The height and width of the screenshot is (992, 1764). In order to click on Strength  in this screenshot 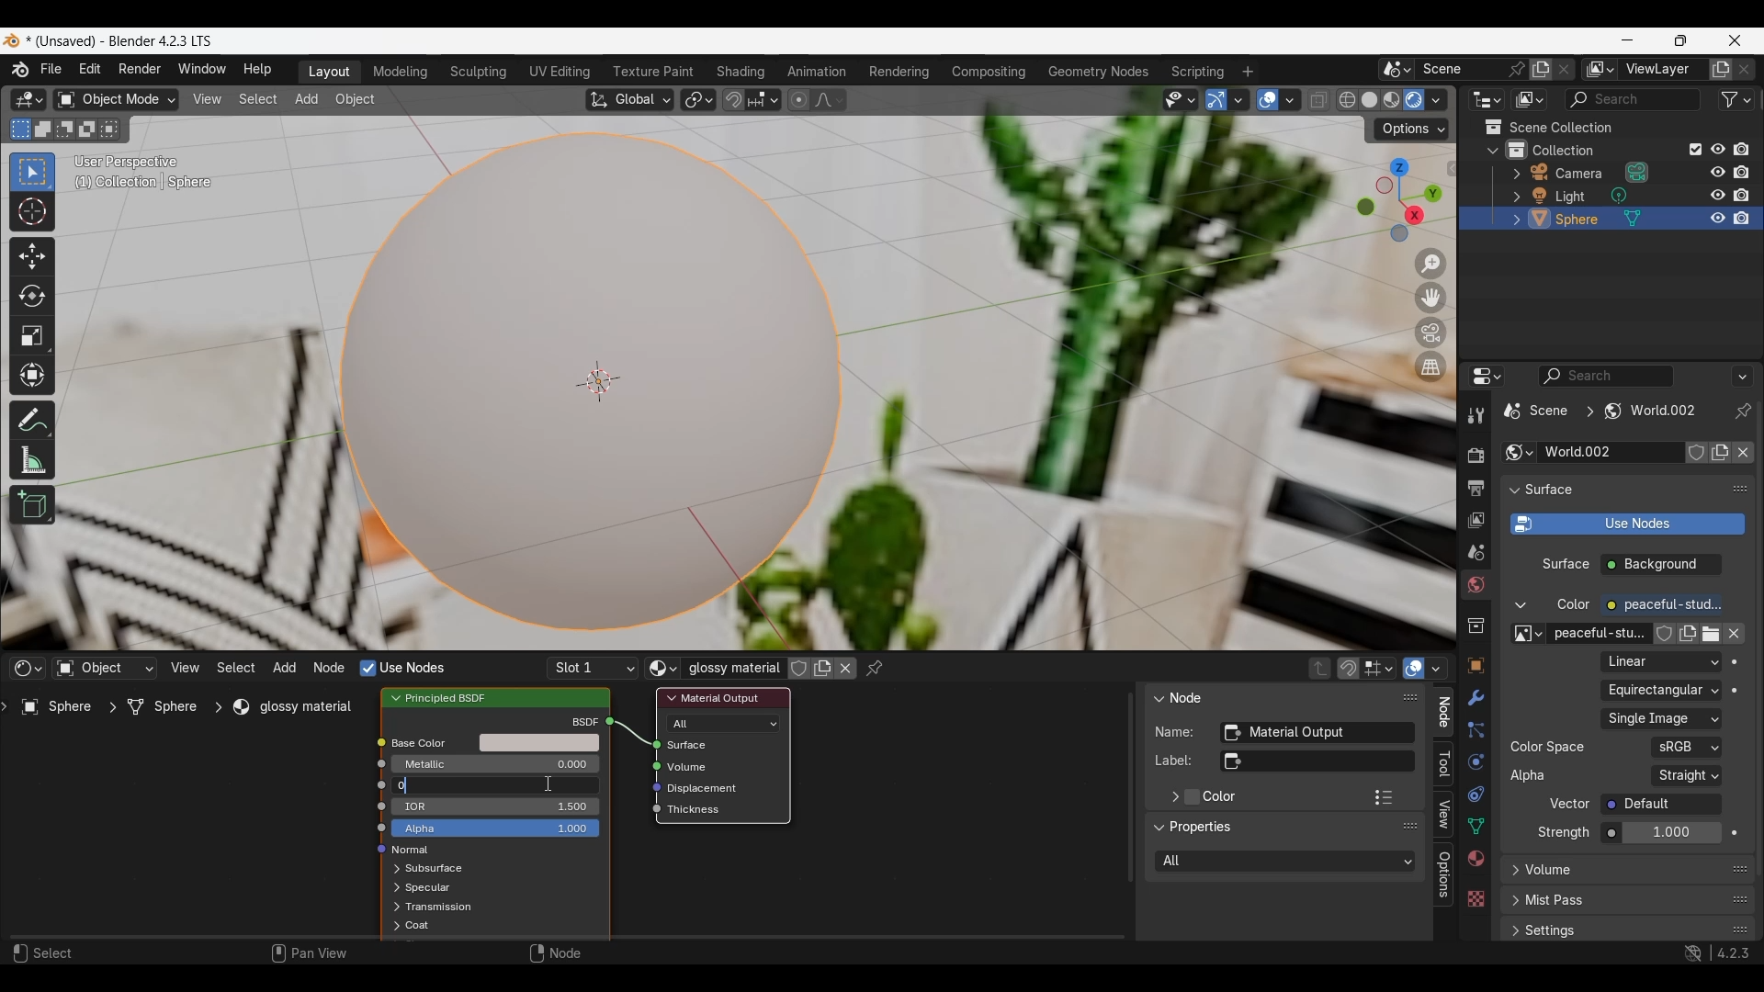, I will do `click(1564, 832)`.